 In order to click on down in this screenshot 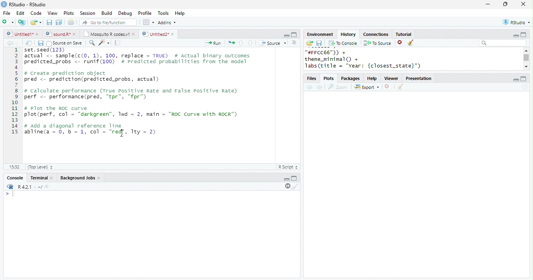, I will do `click(250, 43)`.